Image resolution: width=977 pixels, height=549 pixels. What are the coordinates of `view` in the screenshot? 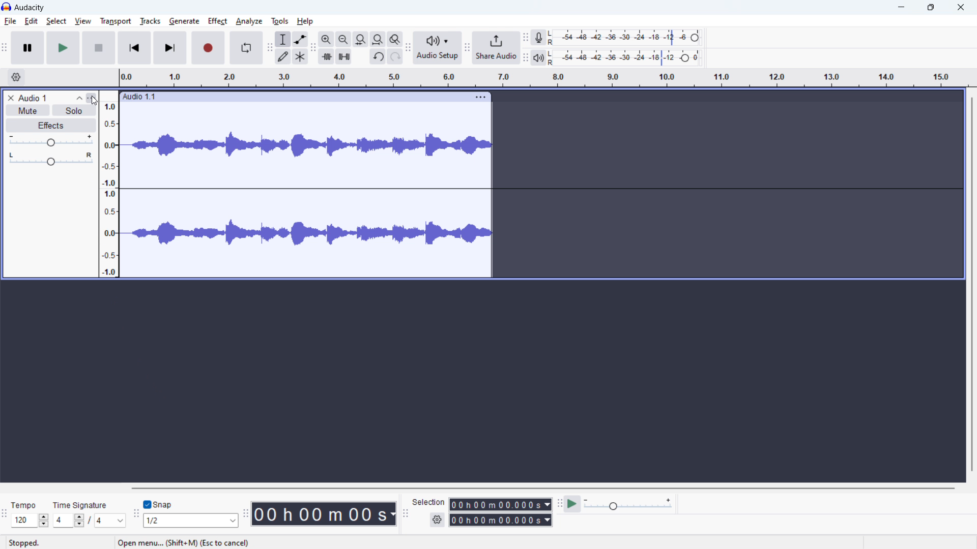 It's located at (83, 21).